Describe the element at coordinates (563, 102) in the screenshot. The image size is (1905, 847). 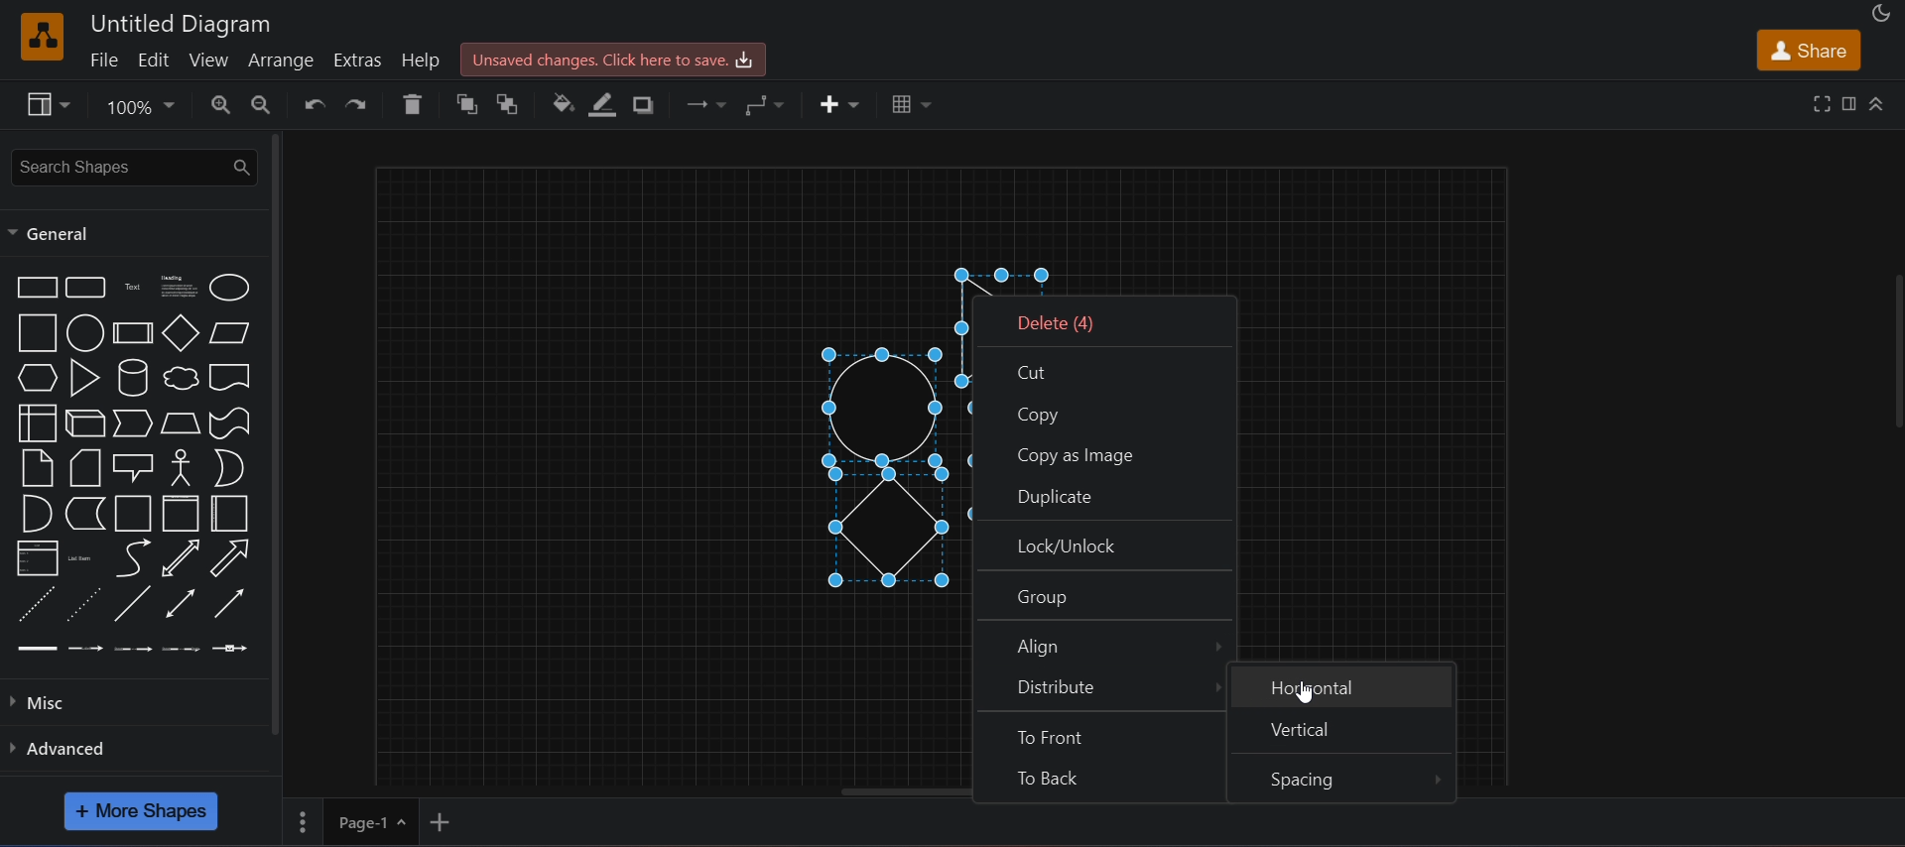
I see `fill color` at that location.